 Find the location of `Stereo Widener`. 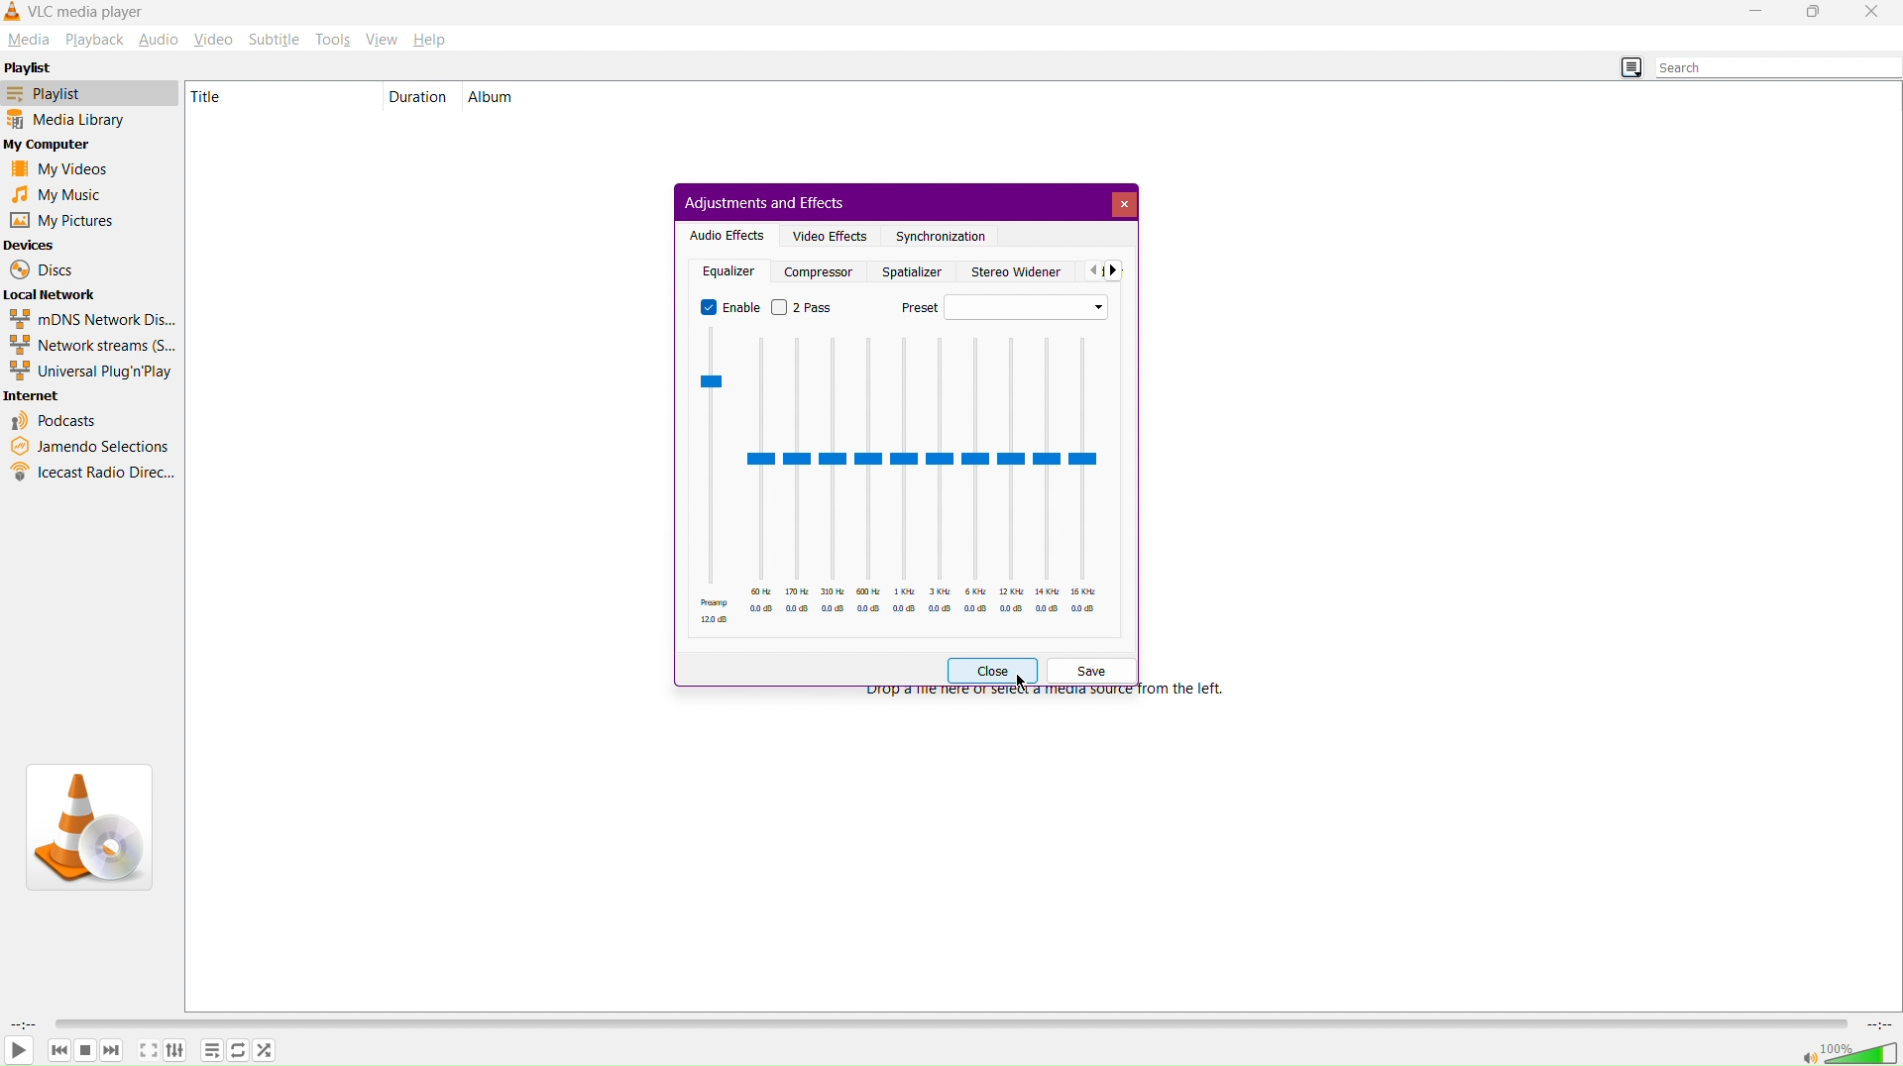

Stereo Widener is located at coordinates (1017, 271).